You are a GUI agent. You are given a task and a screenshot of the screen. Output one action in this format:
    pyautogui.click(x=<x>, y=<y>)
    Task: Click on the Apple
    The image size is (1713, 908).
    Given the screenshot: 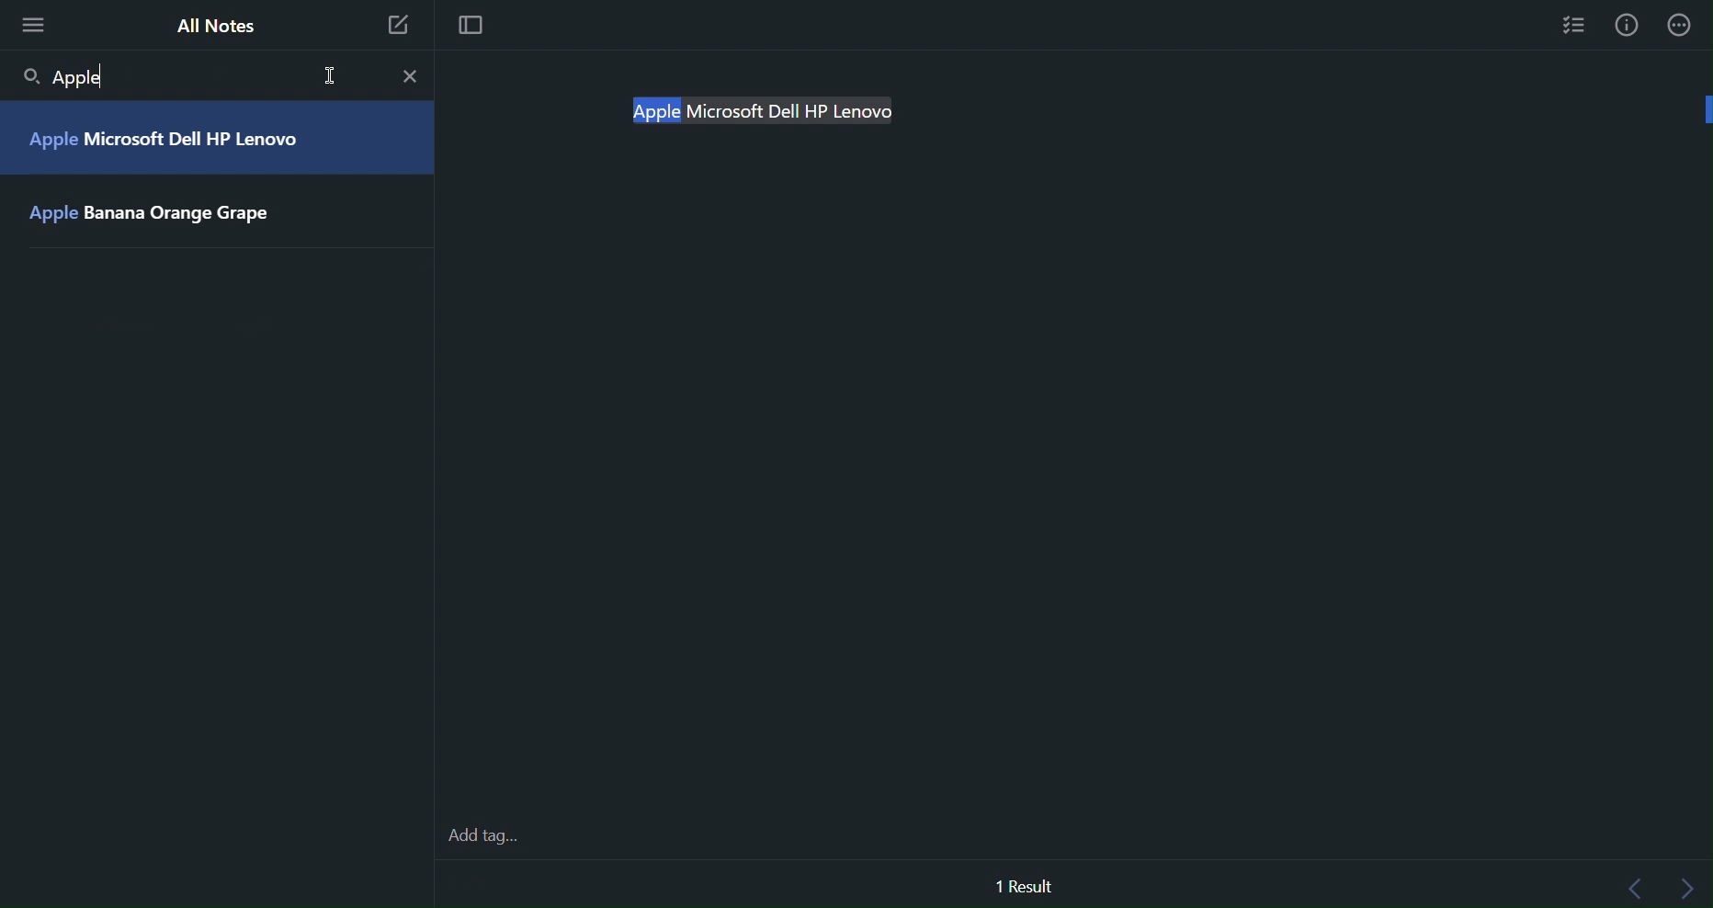 What is the action you would take?
    pyautogui.click(x=66, y=74)
    